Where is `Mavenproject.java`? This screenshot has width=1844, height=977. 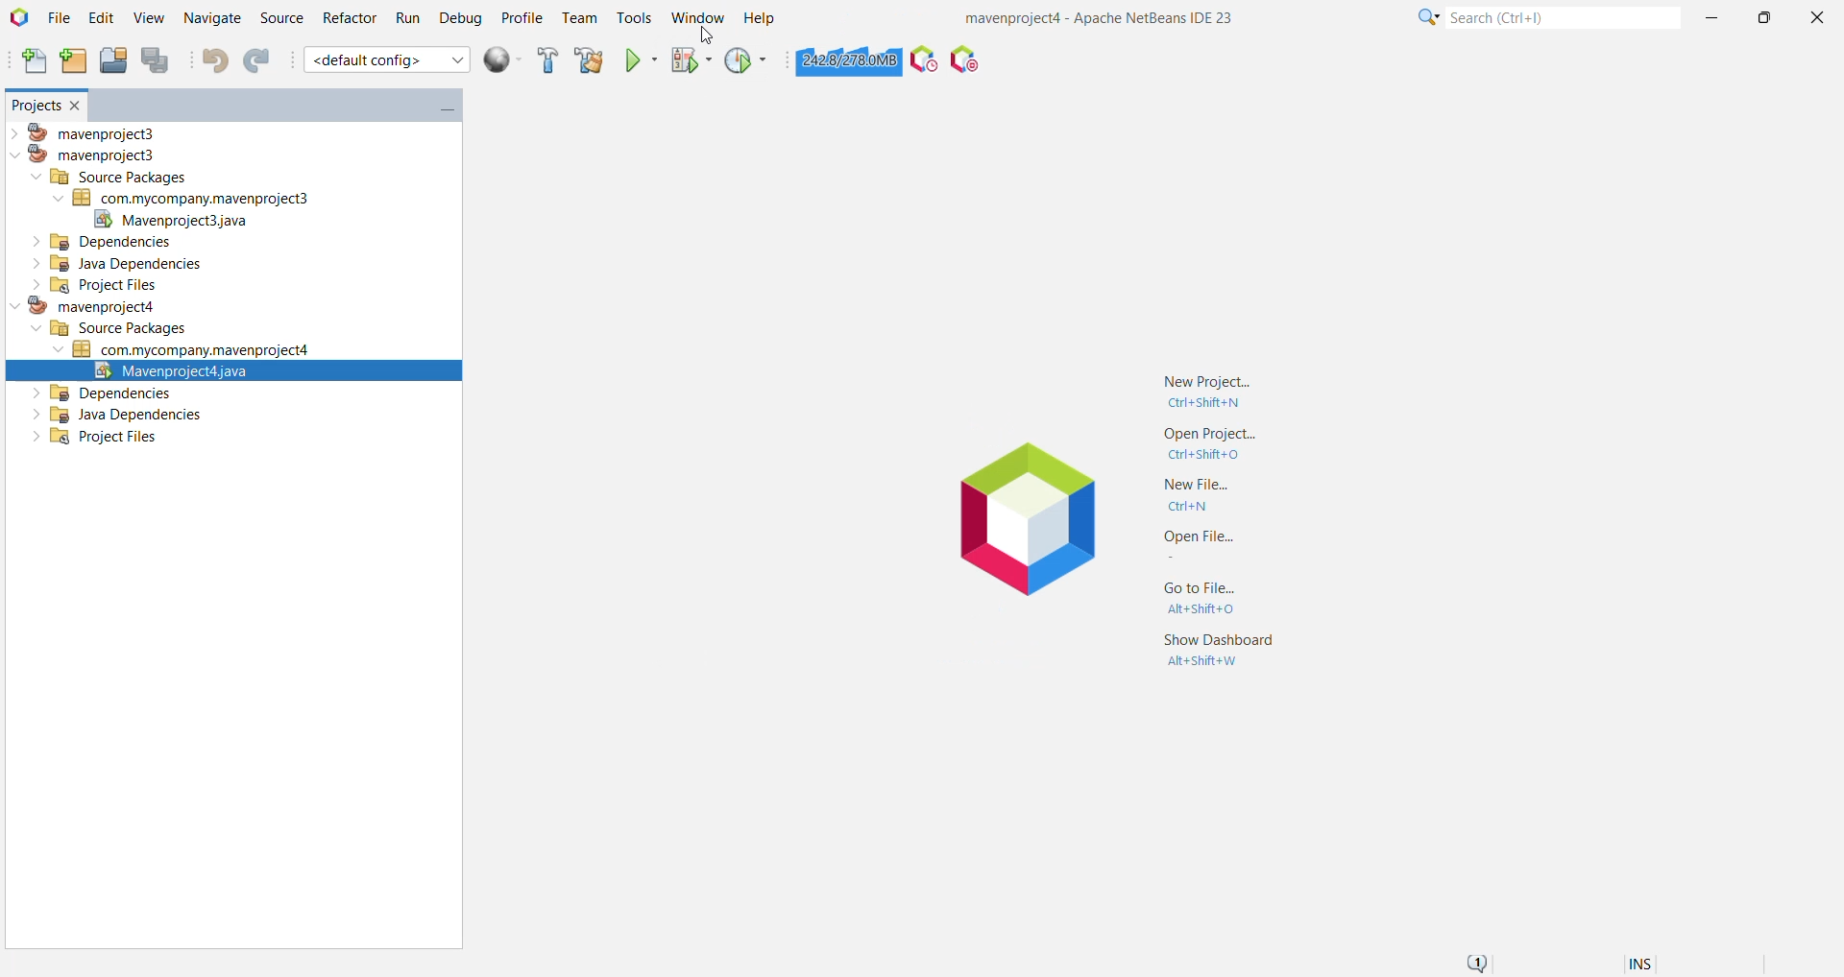
Mavenproject.java is located at coordinates (233, 370).